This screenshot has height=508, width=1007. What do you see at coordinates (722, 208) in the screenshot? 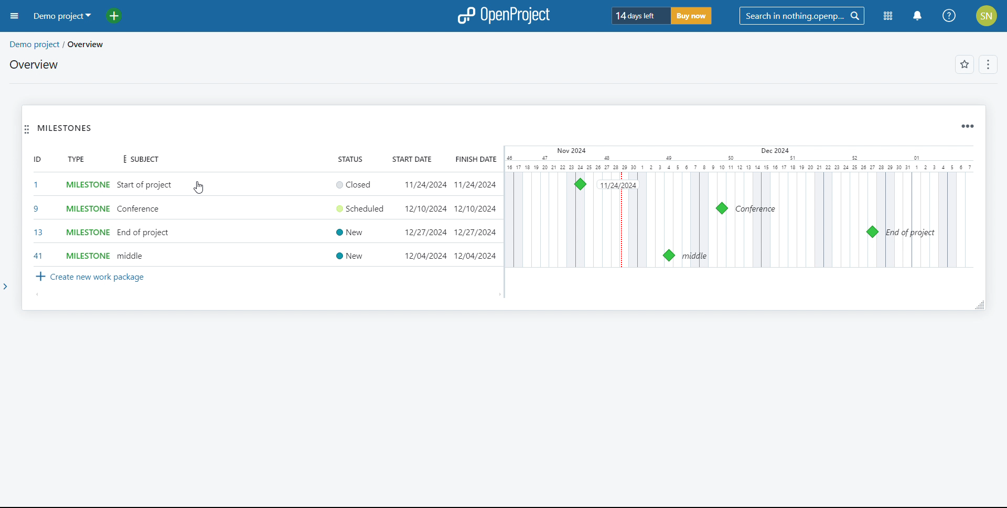
I see `milestone 9` at bounding box center [722, 208].